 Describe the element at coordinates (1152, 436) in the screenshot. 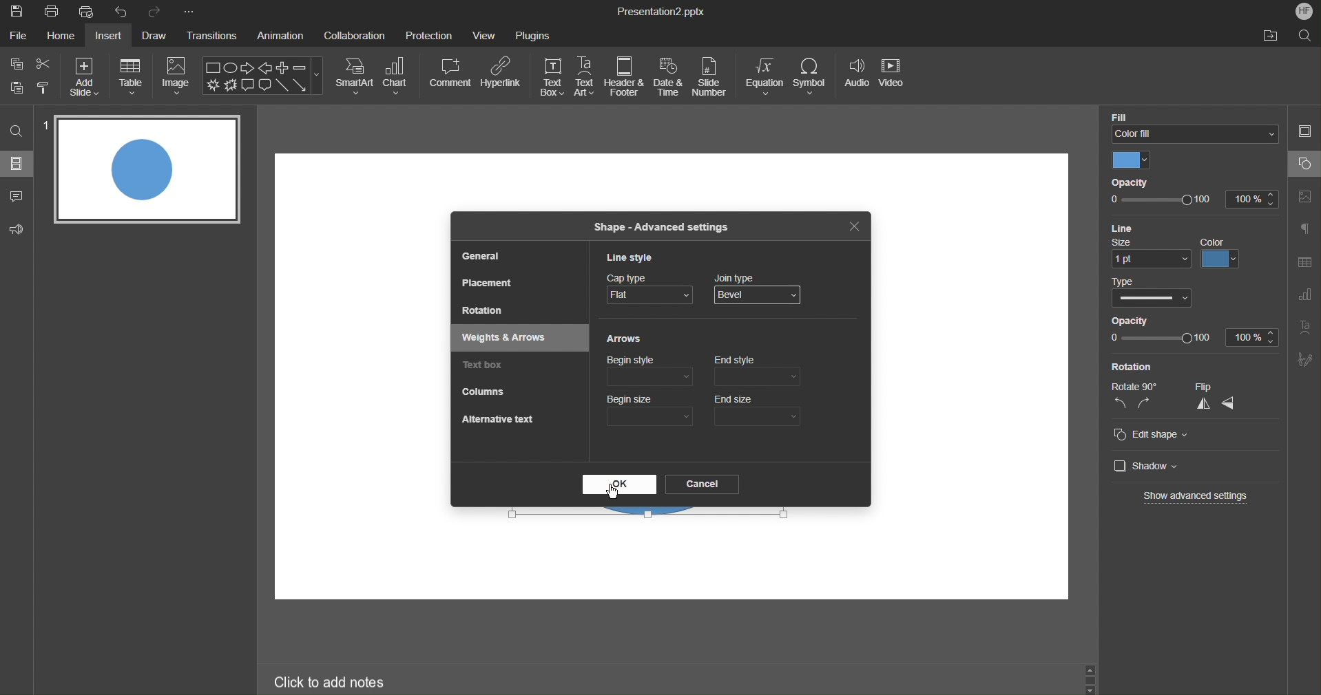

I see `Edit shape` at that location.